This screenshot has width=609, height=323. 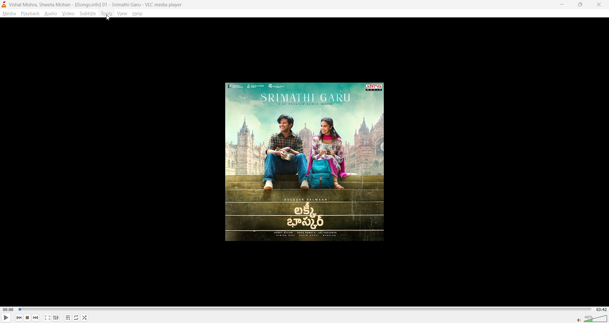 What do you see at coordinates (56, 317) in the screenshot?
I see `settings` at bounding box center [56, 317].